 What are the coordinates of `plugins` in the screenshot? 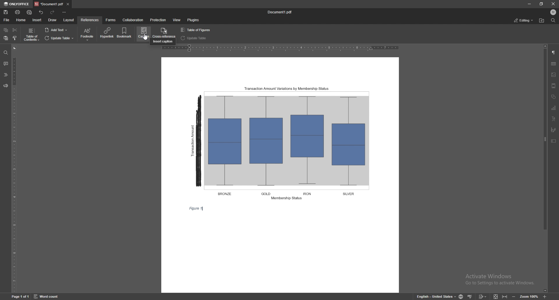 It's located at (193, 20).